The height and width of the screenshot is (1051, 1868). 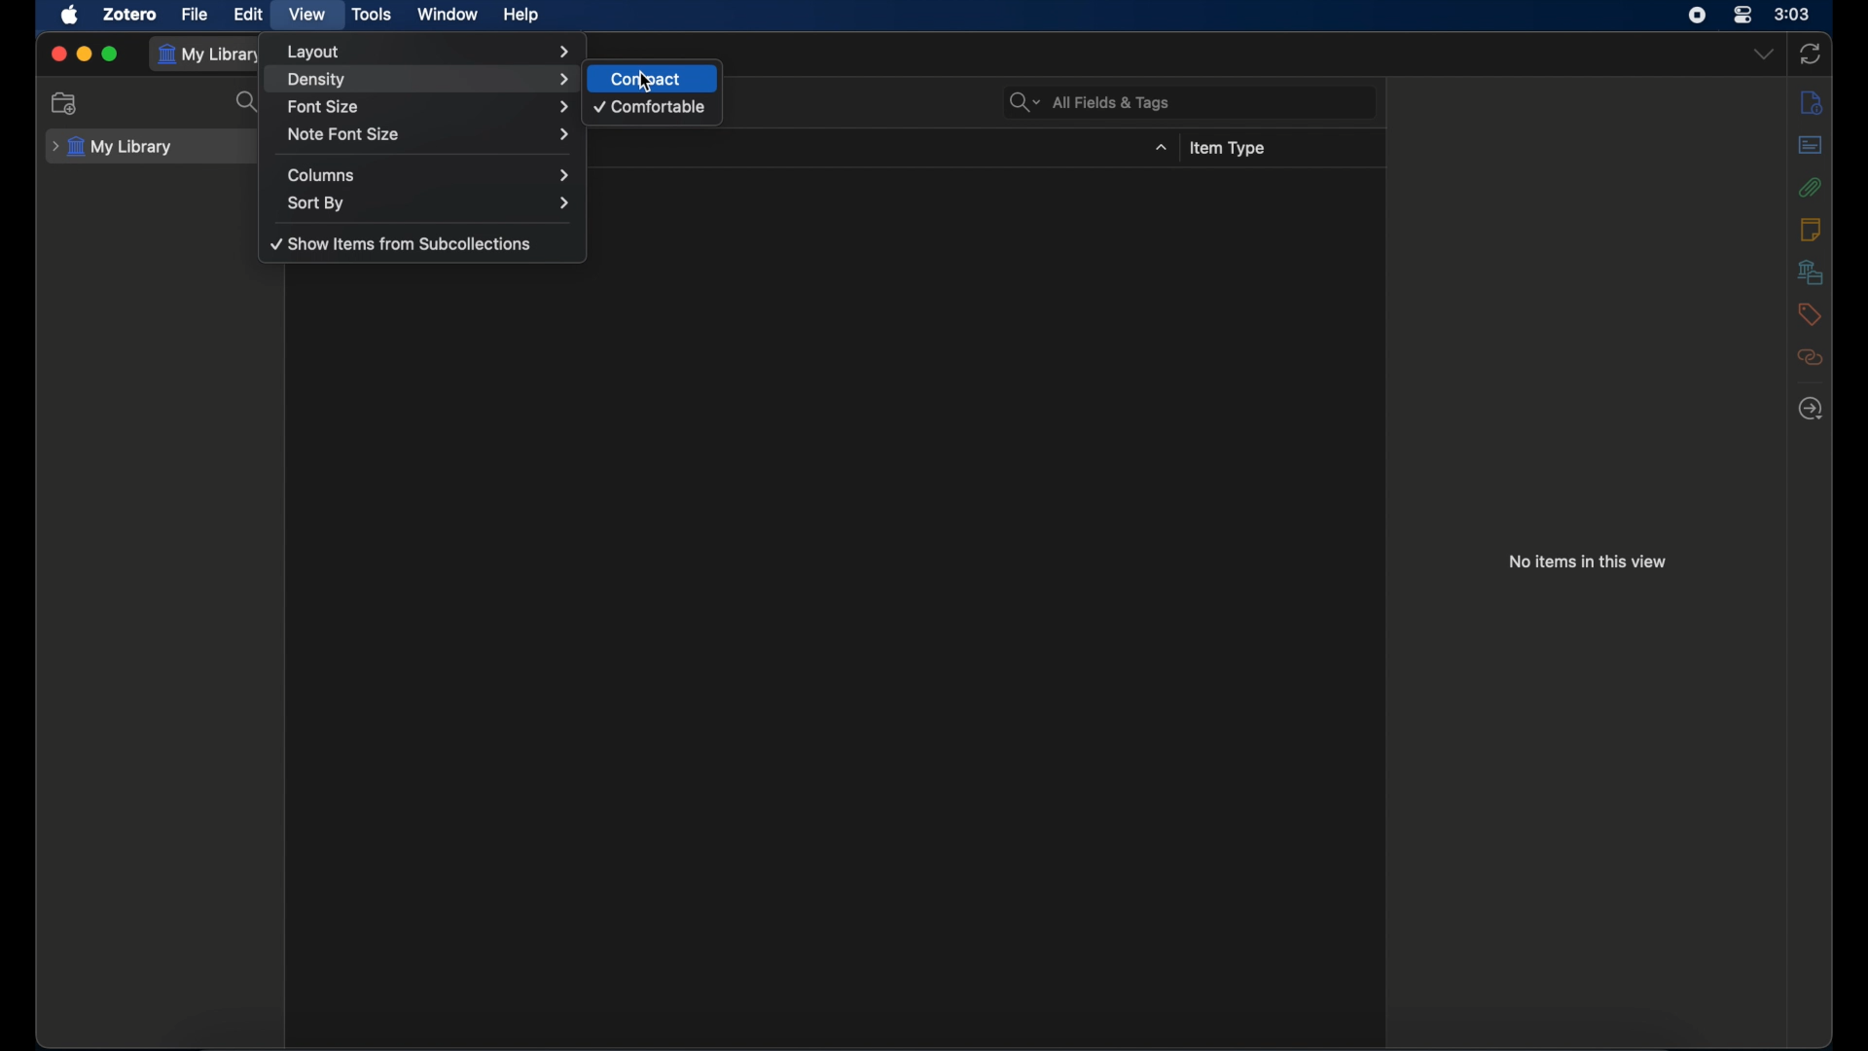 I want to click on libraries, so click(x=1814, y=272).